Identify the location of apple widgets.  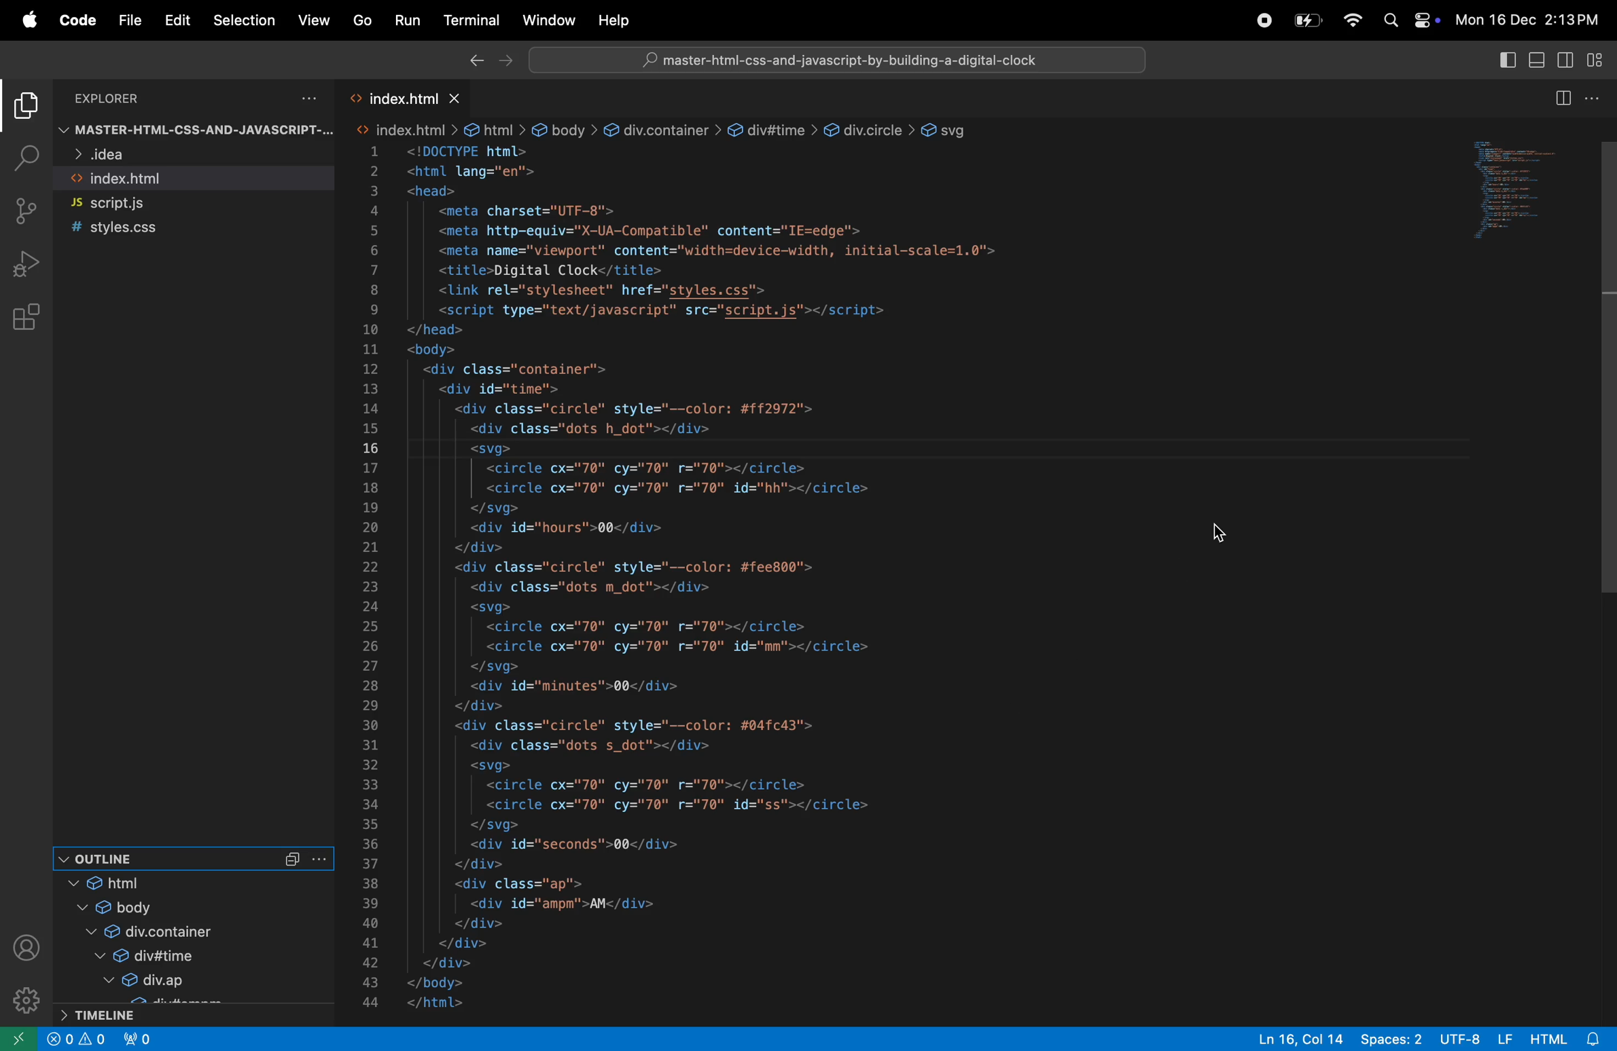
(1424, 20).